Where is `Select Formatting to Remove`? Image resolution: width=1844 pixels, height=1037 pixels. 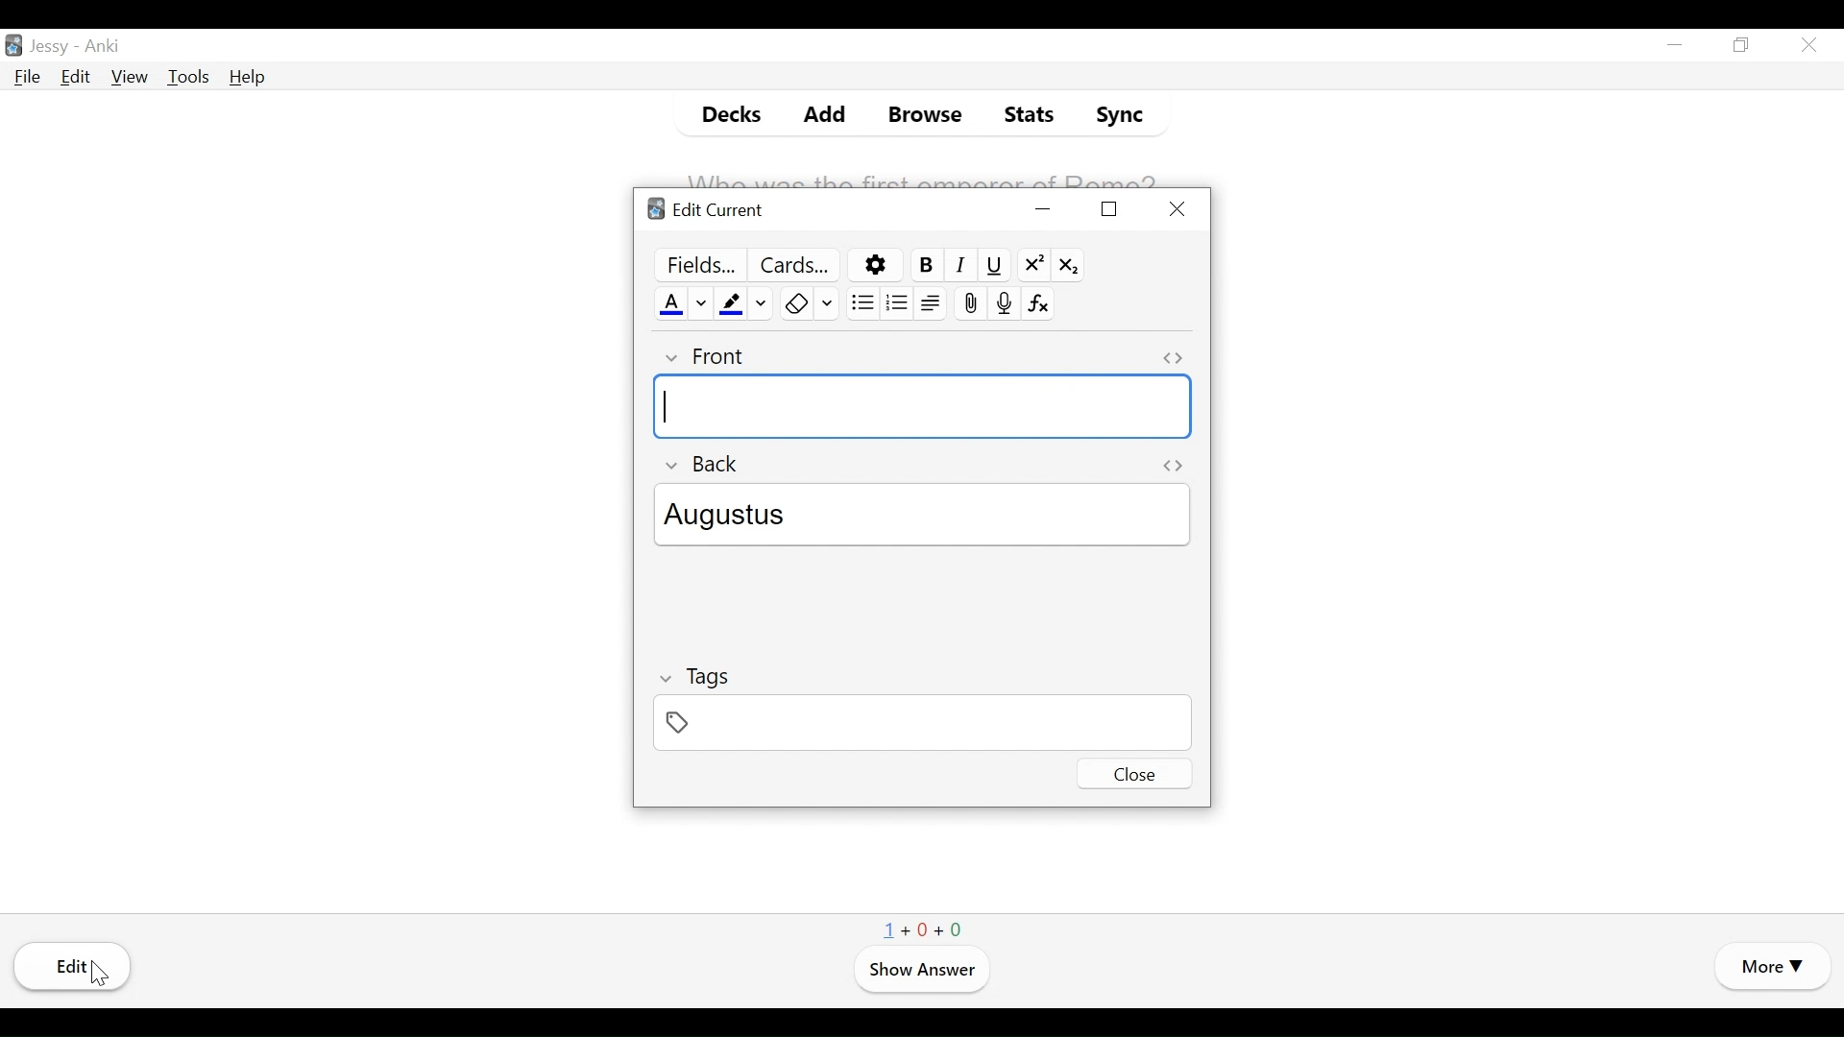 Select Formatting to Remove is located at coordinates (827, 303).